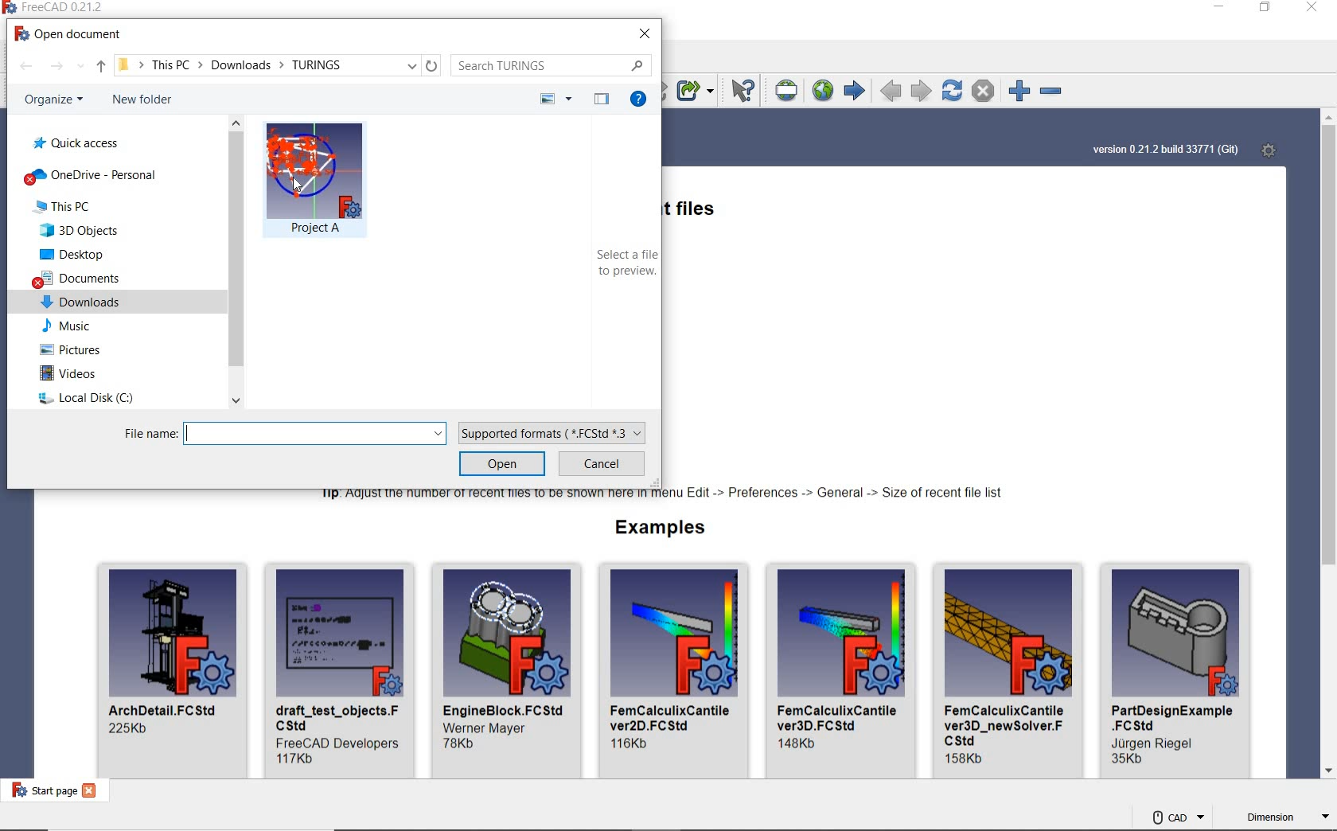 The image size is (1337, 831). Describe the element at coordinates (1128, 761) in the screenshot. I see `size` at that location.